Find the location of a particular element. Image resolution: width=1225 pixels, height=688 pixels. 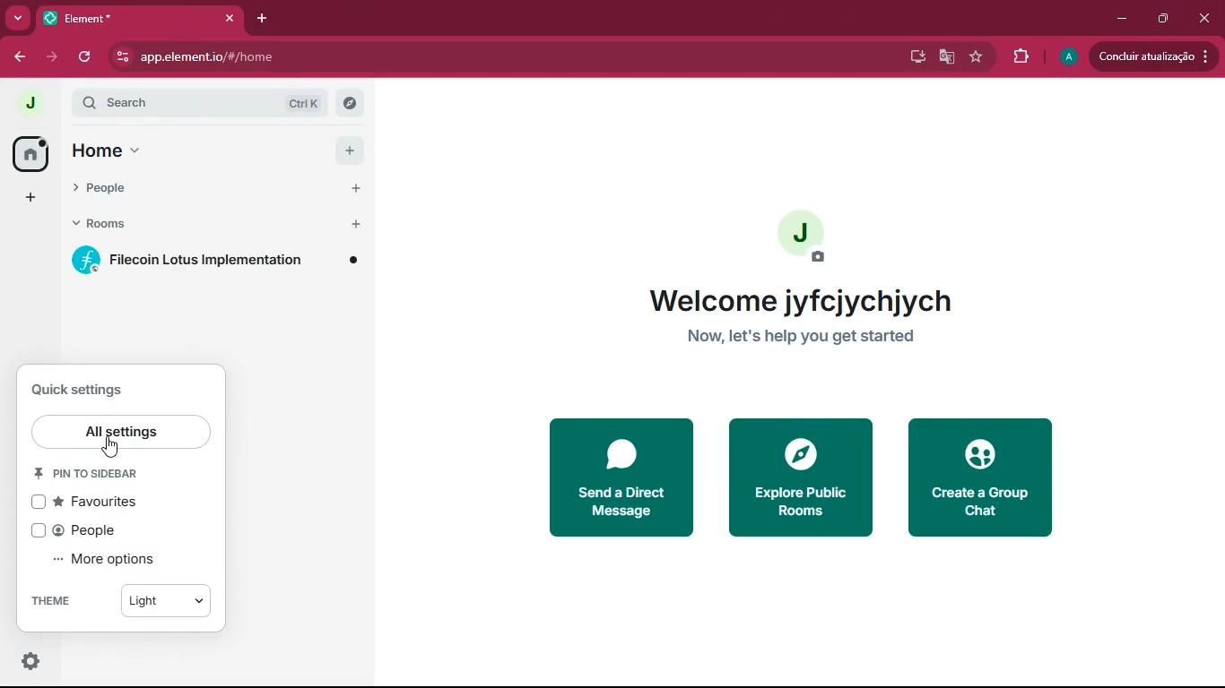

profile is located at coordinates (1065, 57).